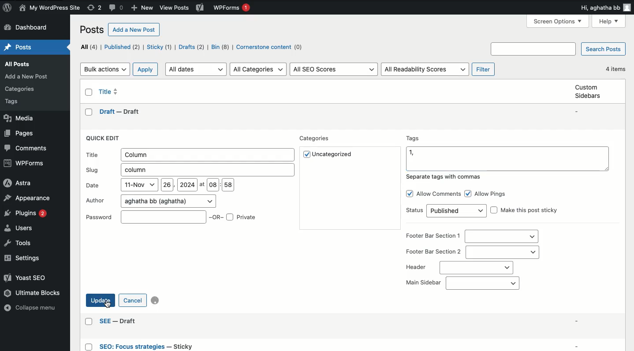 The height and width of the screenshot is (351, 634). What do you see at coordinates (460, 283) in the screenshot?
I see `Main sidebar` at bounding box center [460, 283].